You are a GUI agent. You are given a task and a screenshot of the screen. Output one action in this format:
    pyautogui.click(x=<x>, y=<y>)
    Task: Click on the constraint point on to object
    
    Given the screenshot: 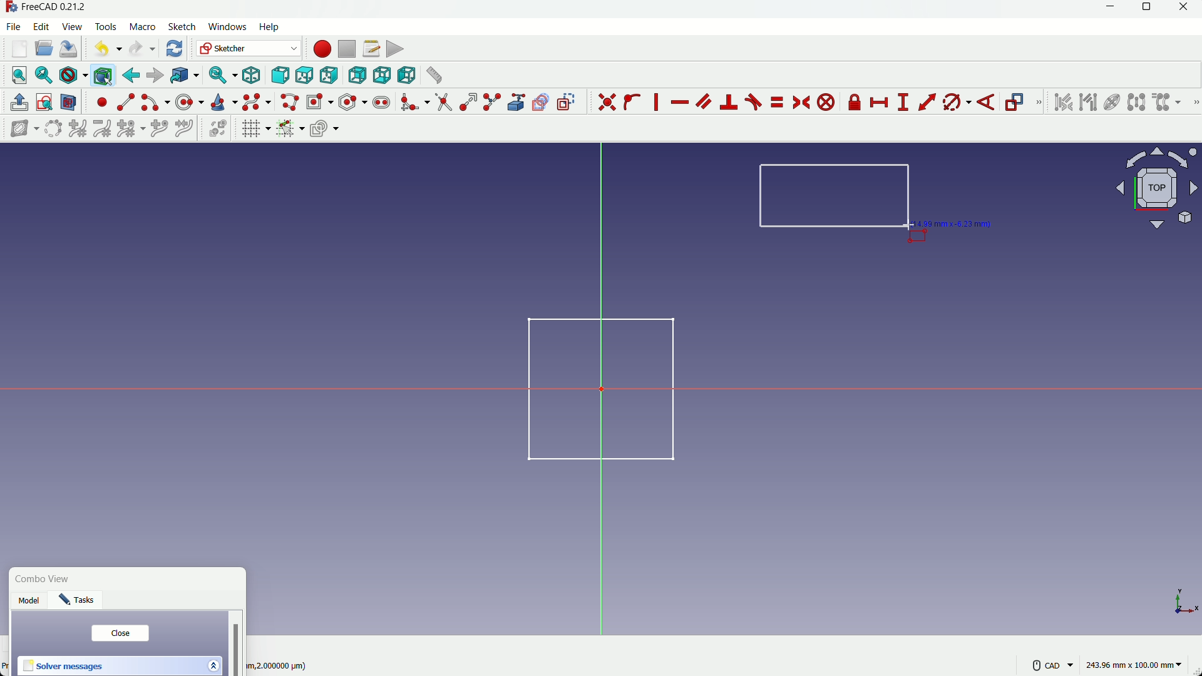 What is the action you would take?
    pyautogui.click(x=634, y=102)
    